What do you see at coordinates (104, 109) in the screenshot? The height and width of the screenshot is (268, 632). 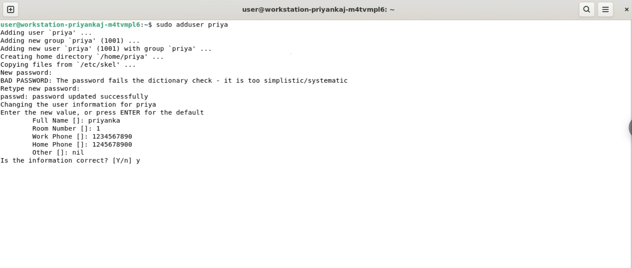 I see `passwd: password updated successfullyChanging the user information for priyaEnter the new value, or press ENTER for the defaultFull Name []: priyankal ` at bounding box center [104, 109].